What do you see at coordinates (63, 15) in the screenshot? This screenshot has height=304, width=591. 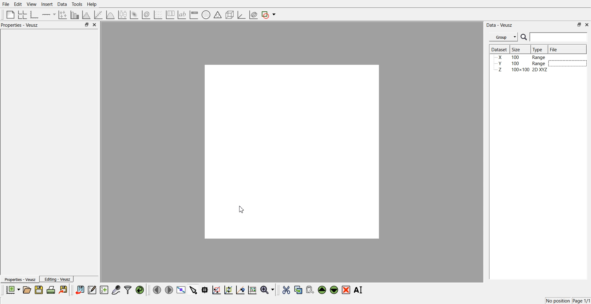 I see `Plot points with lines` at bounding box center [63, 15].